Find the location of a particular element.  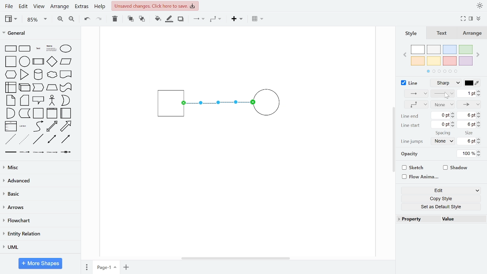

connector  with 2 labels is located at coordinates (39, 152).